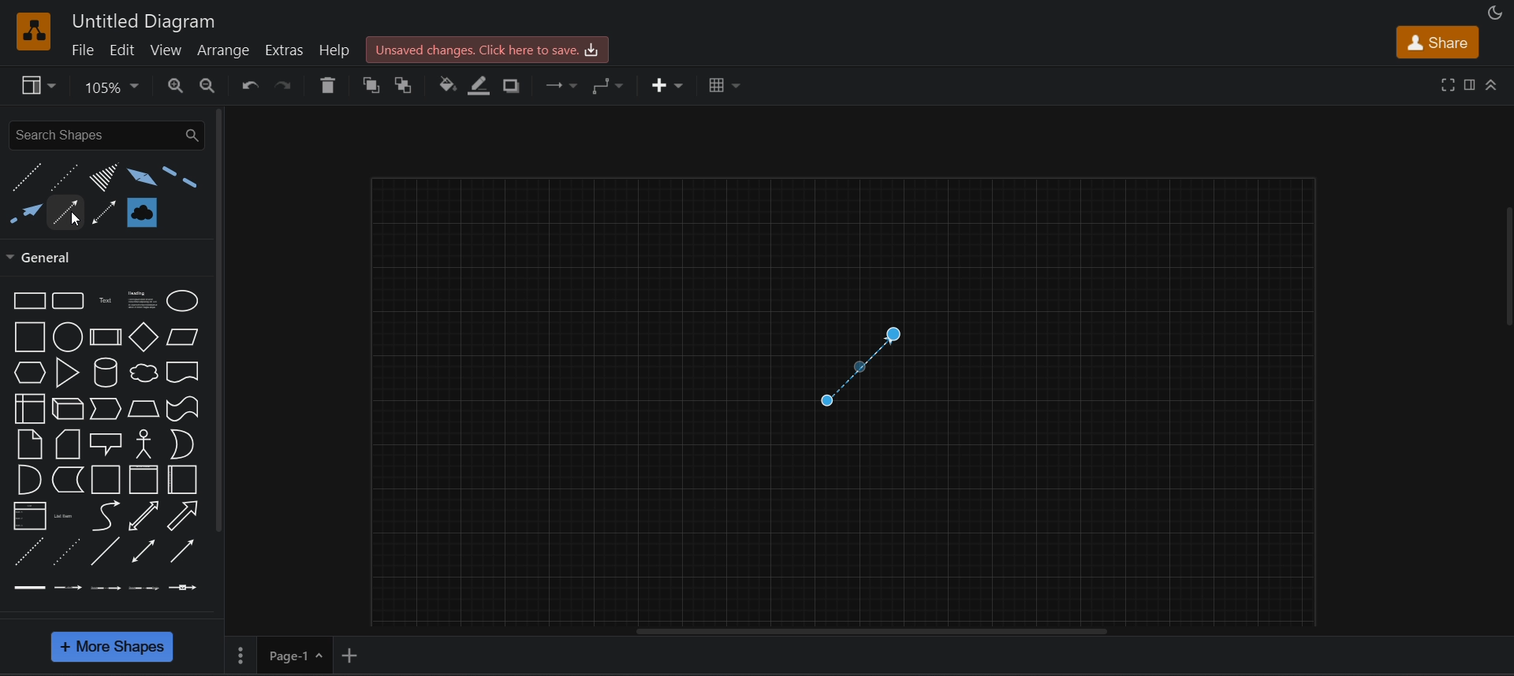 The width and height of the screenshot is (1514, 676). Describe the element at coordinates (1434, 40) in the screenshot. I see `share` at that location.